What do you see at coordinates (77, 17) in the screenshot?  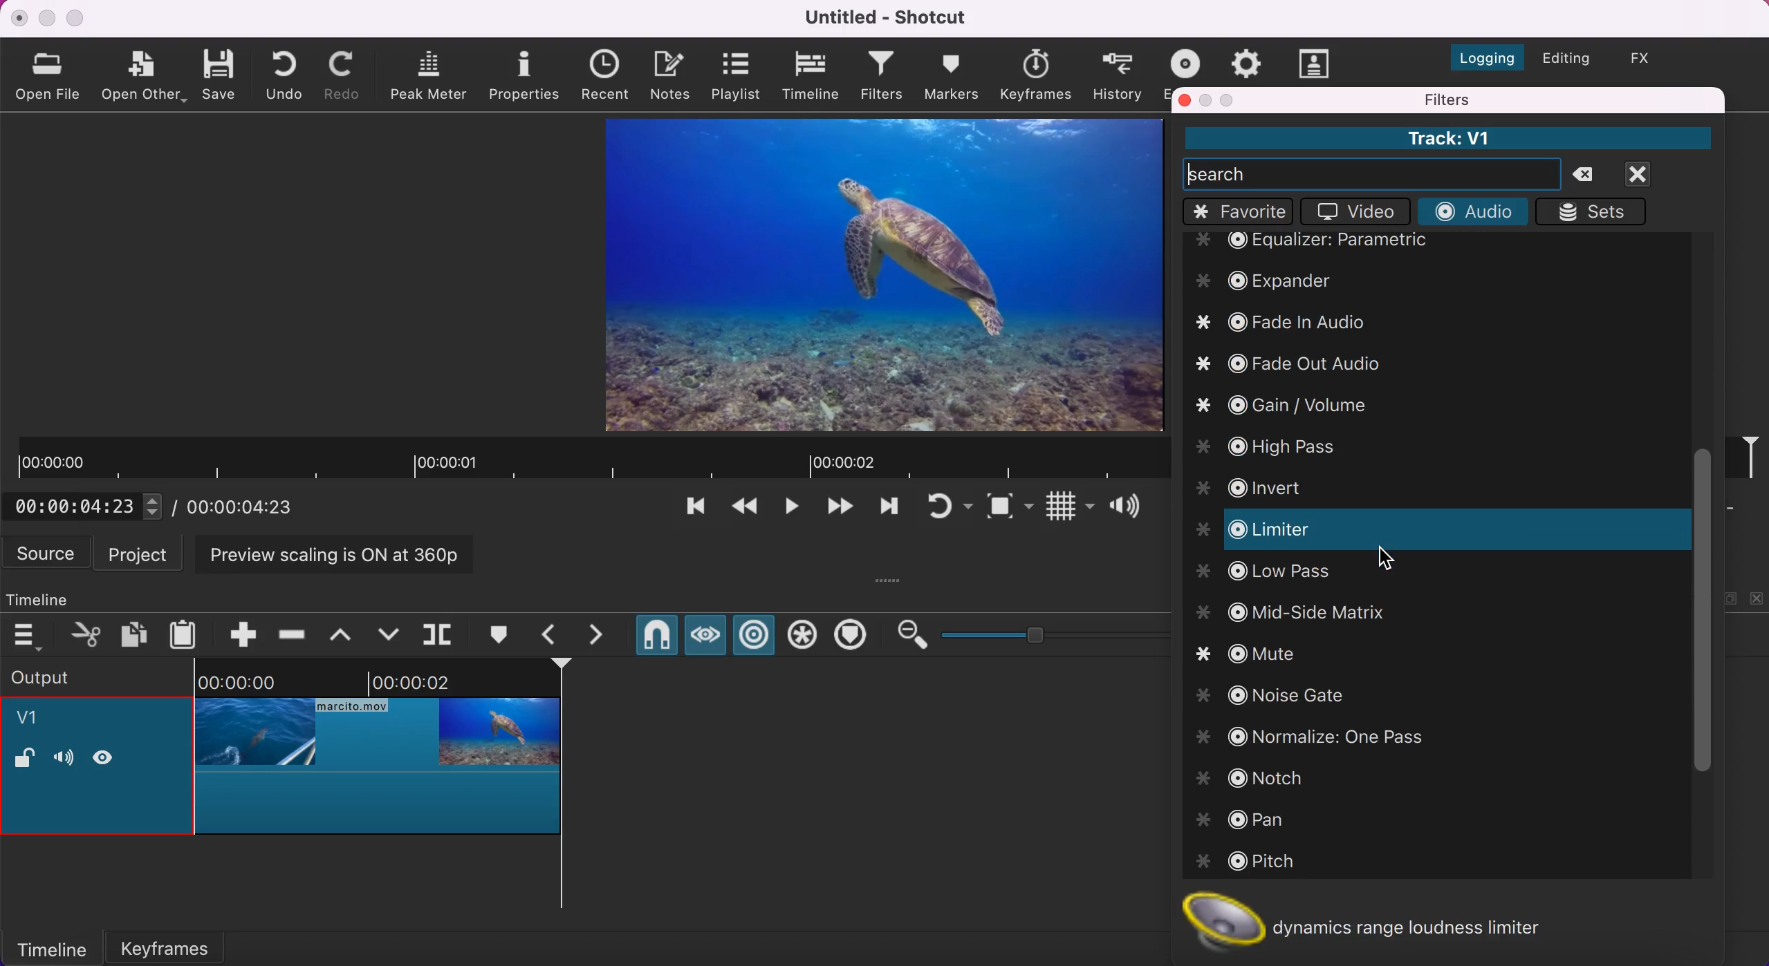 I see `maximize` at bounding box center [77, 17].